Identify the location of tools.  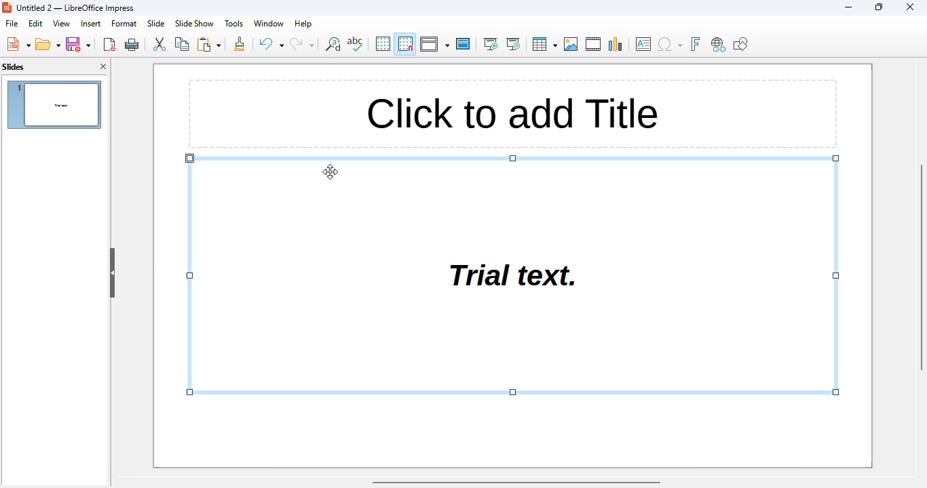
(233, 23).